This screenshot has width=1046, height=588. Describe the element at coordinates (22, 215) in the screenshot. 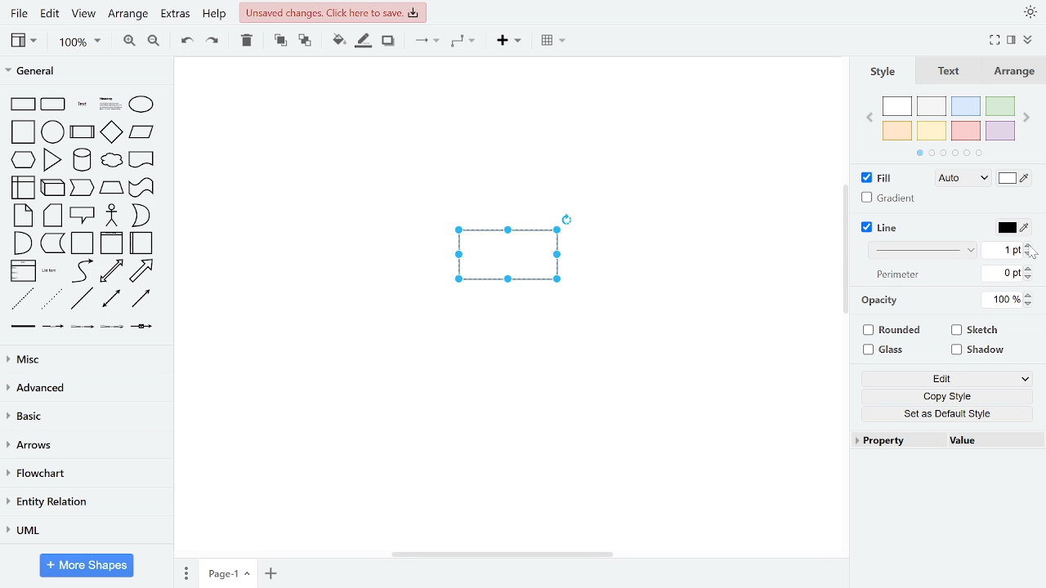

I see `general shapes` at that location.